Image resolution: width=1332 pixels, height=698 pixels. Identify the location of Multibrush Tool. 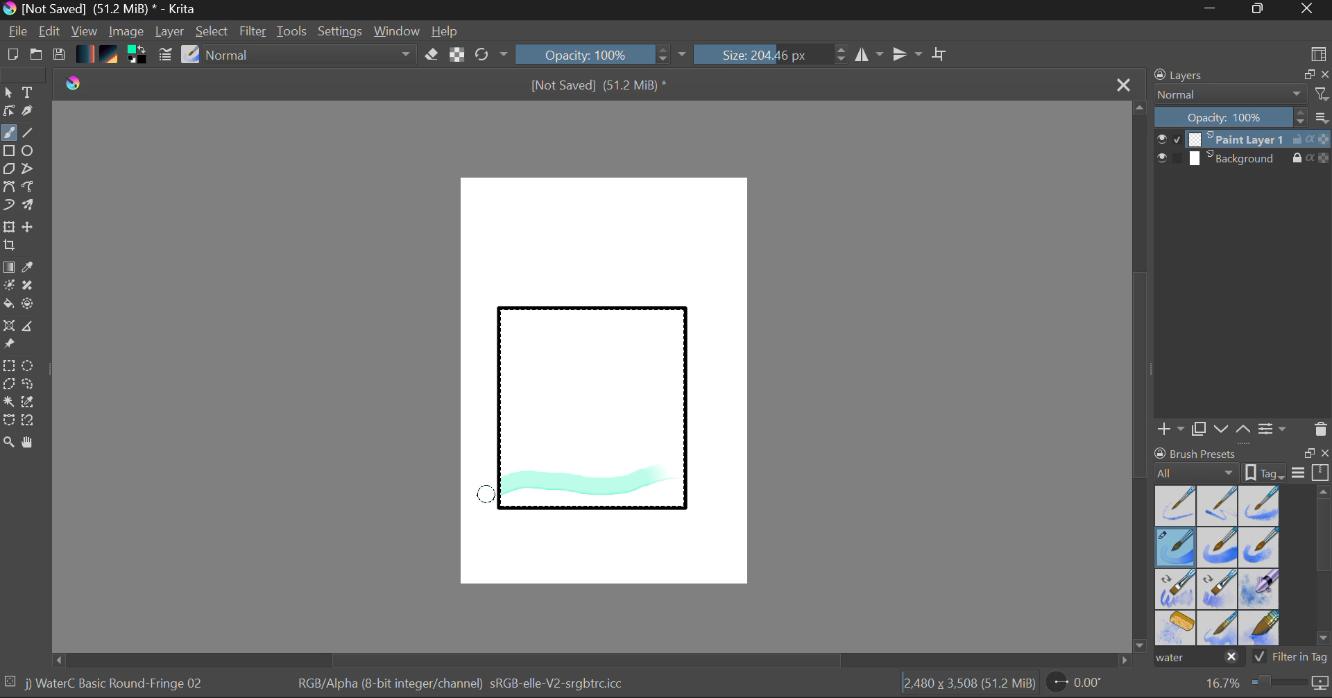
(29, 207).